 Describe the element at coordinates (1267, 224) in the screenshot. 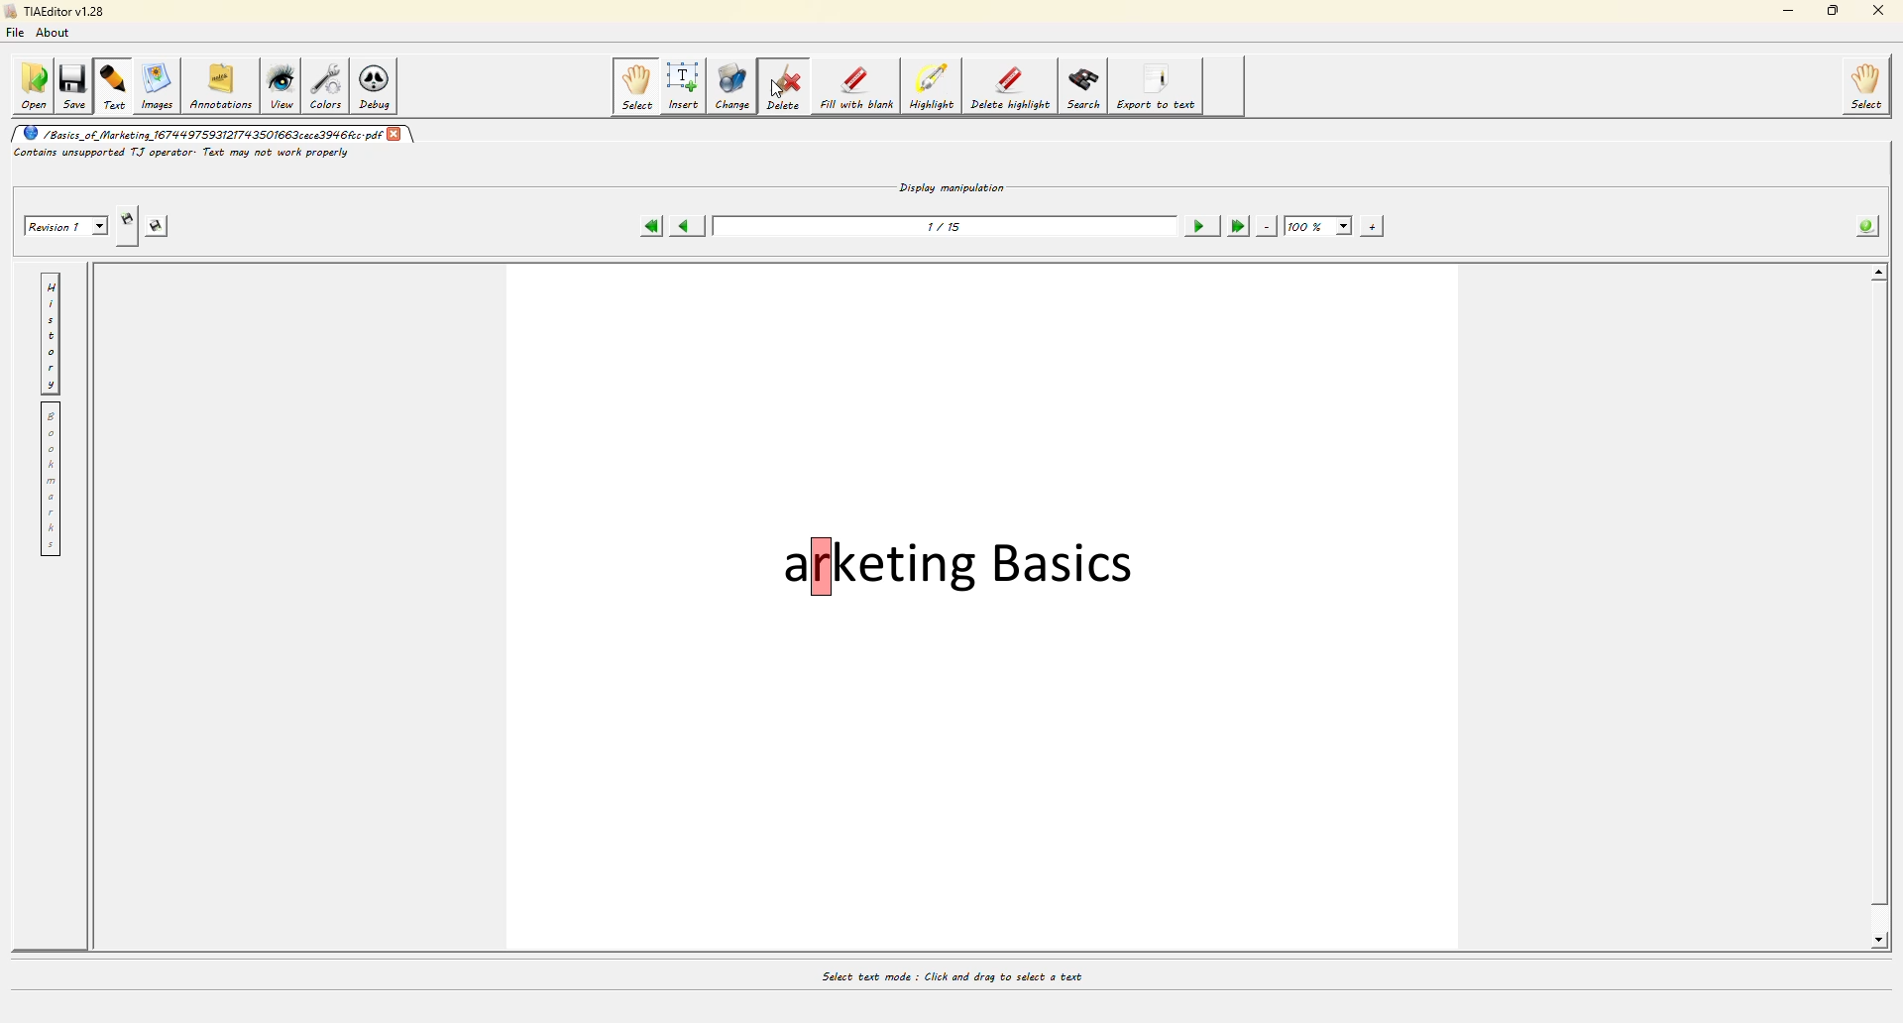

I see `zoom out` at that location.